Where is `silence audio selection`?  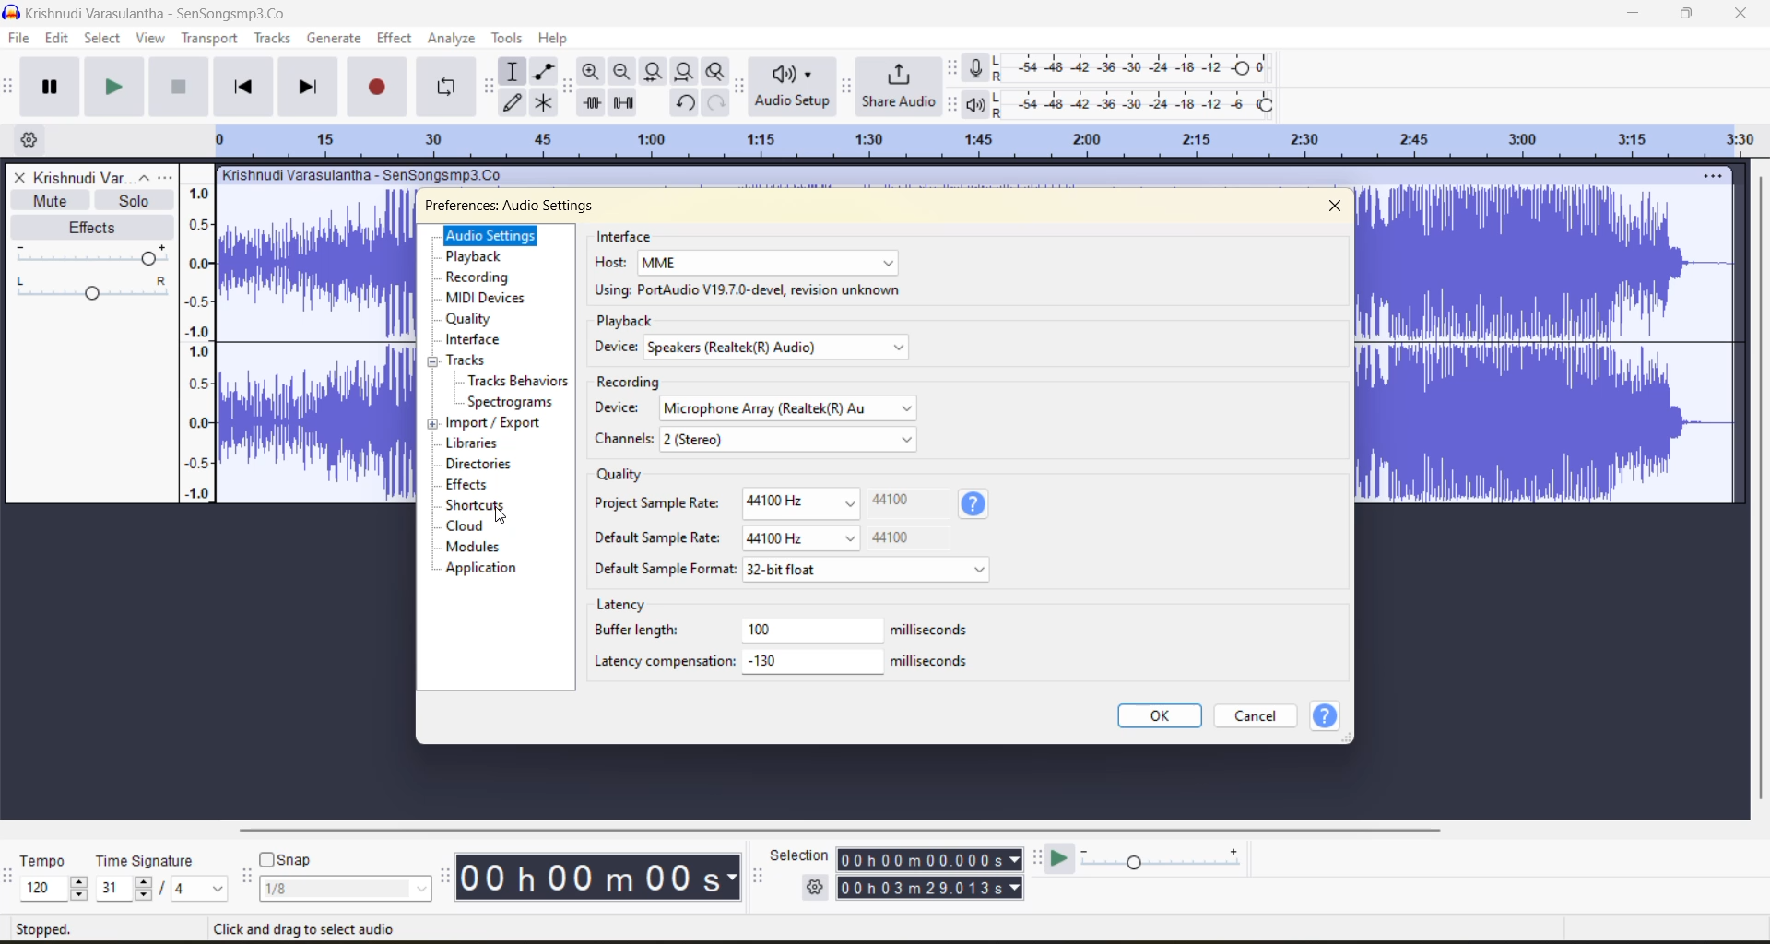 silence audio selection is located at coordinates (627, 103).